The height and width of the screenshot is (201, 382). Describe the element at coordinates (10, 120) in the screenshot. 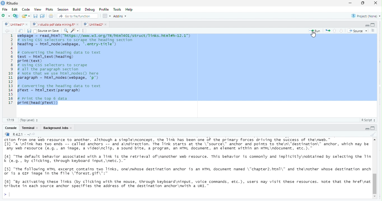

I see `19:19` at that location.